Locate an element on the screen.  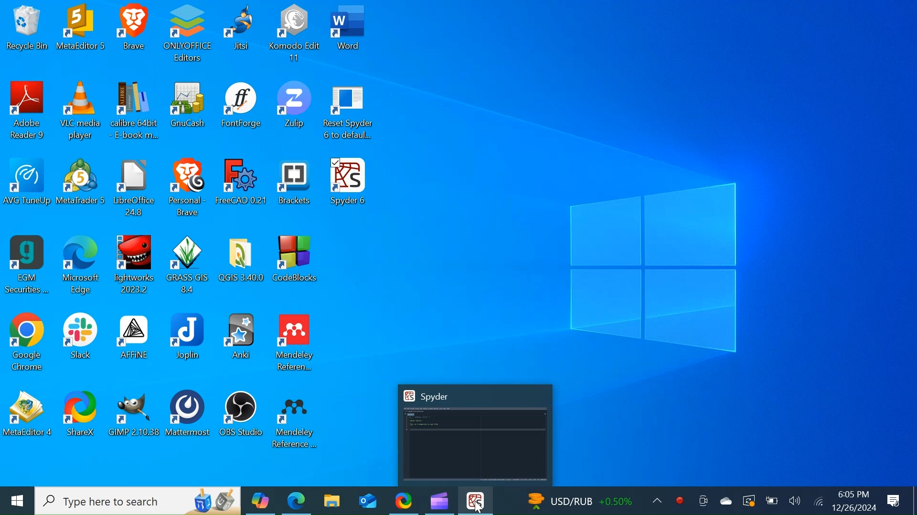
Cursor is located at coordinates (477, 509).